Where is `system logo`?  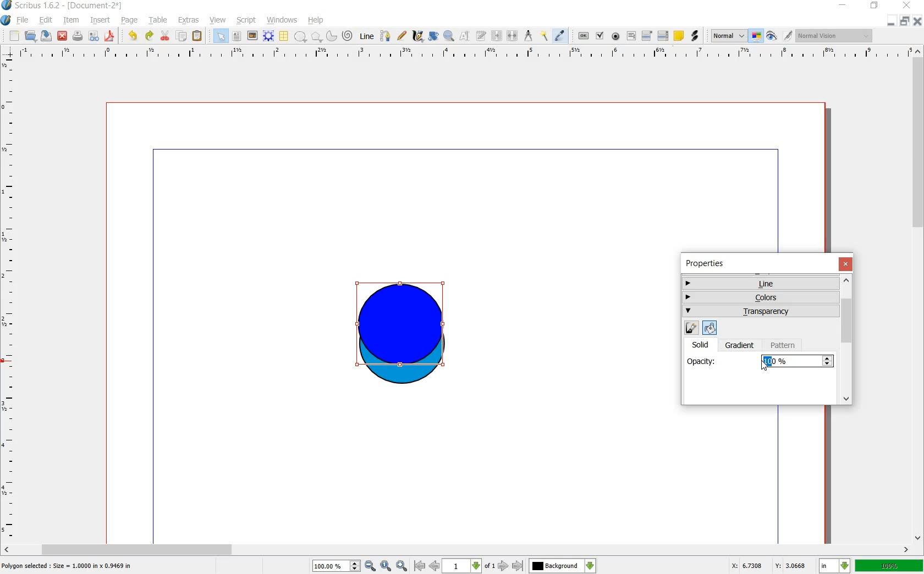
system logo is located at coordinates (5, 20).